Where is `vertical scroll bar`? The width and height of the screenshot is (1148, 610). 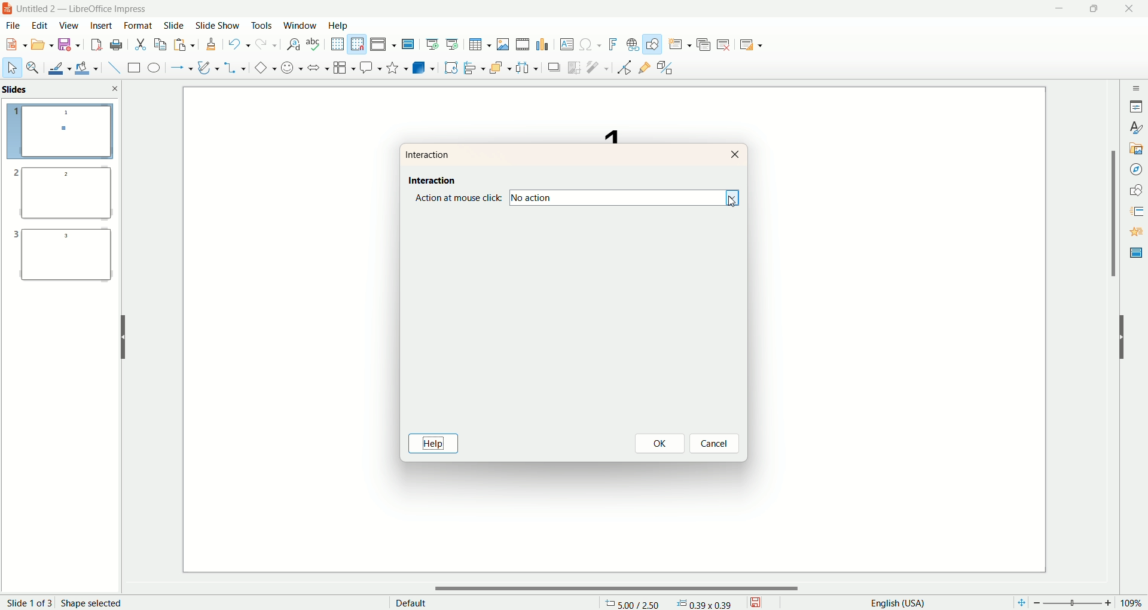
vertical scroll bar is located at coordinates (1113, 333).